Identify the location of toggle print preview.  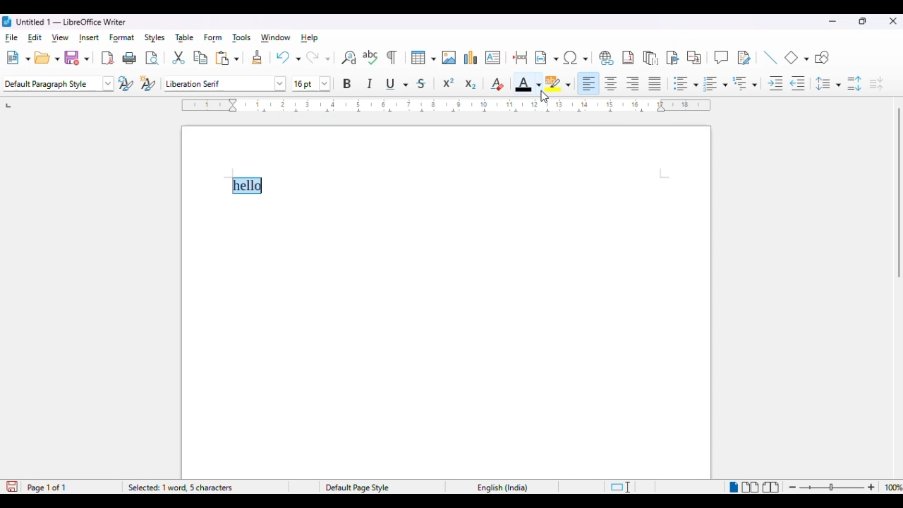
(152, 59).